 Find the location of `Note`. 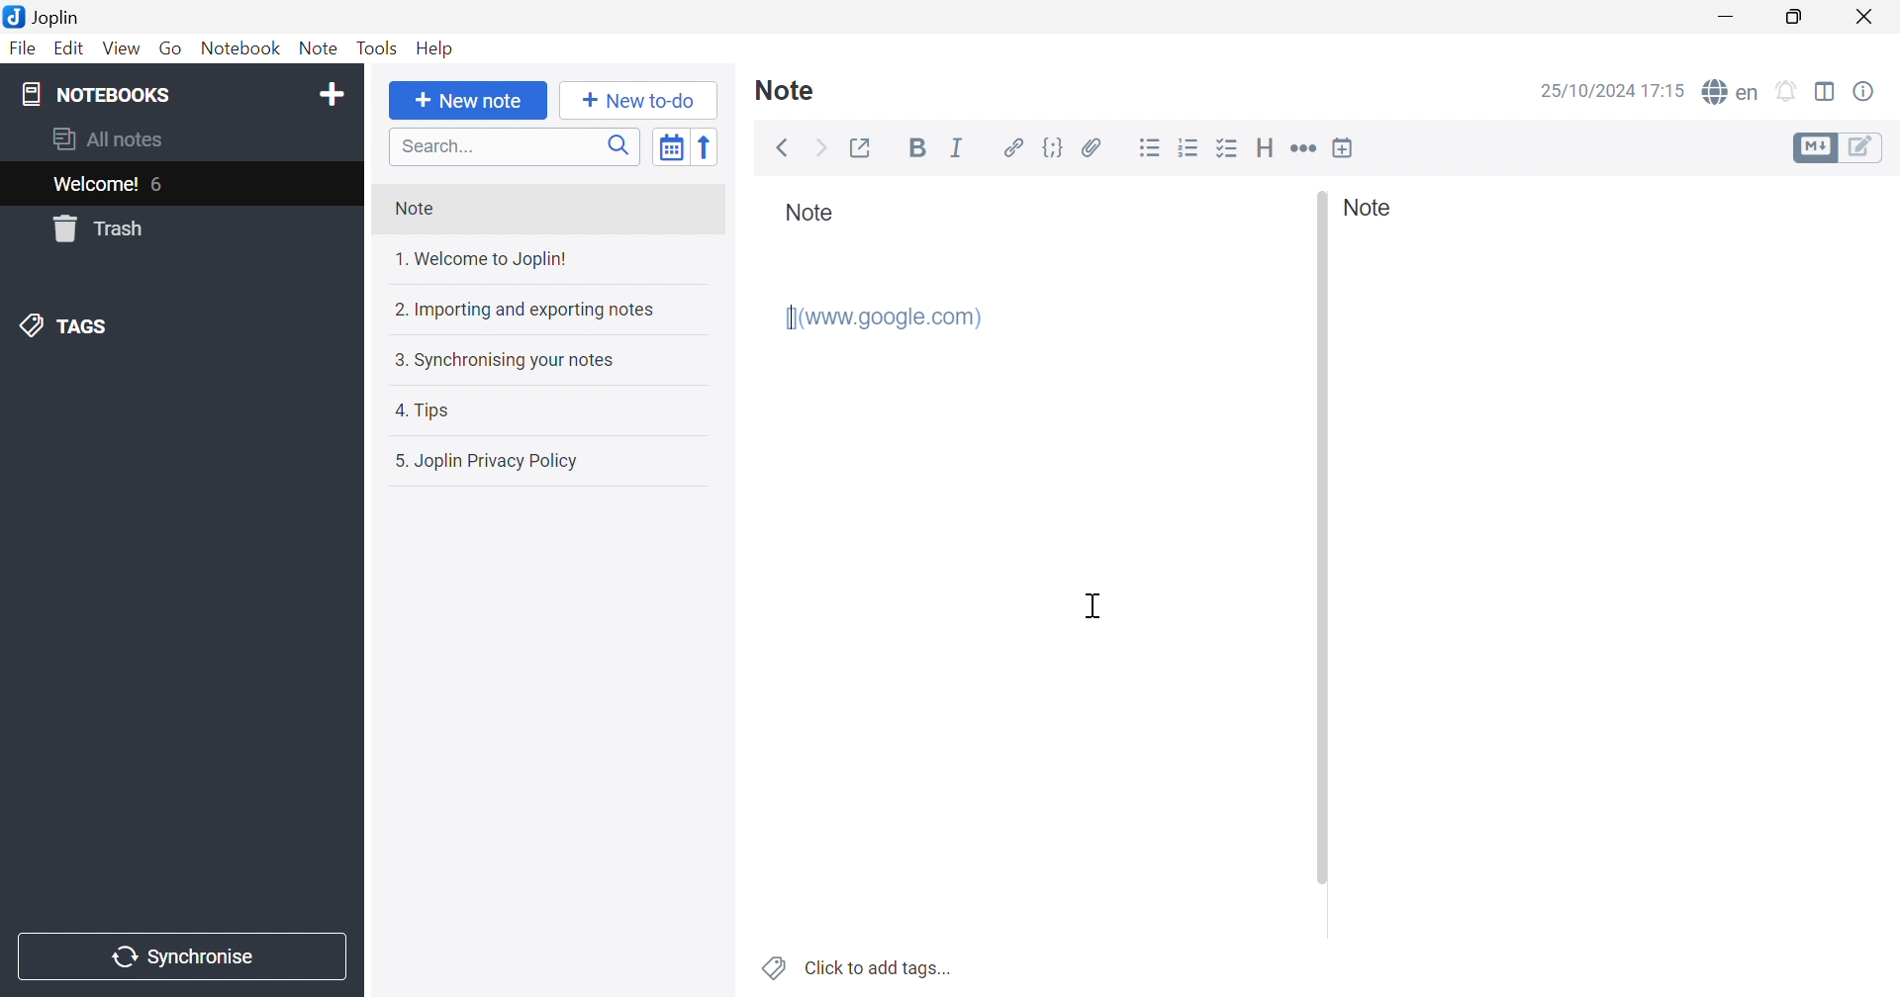

Note is located at coordinates (1375, 208).